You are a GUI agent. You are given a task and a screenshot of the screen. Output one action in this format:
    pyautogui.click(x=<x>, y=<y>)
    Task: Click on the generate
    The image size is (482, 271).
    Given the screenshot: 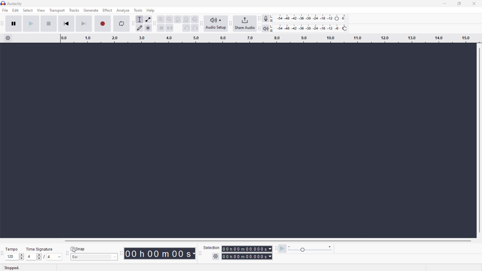 What is the action you would take?
    pyautogui.click(x=91, y=11)
    